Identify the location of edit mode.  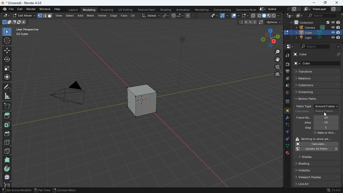
(24, 16).